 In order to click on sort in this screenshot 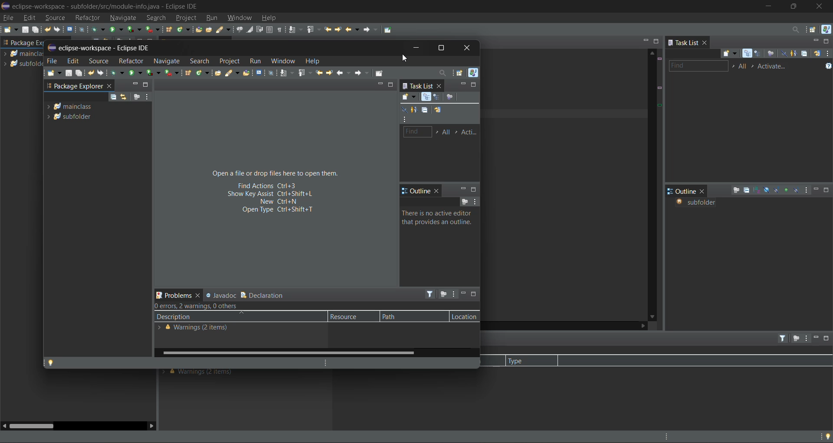, I will do `click(758, 190)`.